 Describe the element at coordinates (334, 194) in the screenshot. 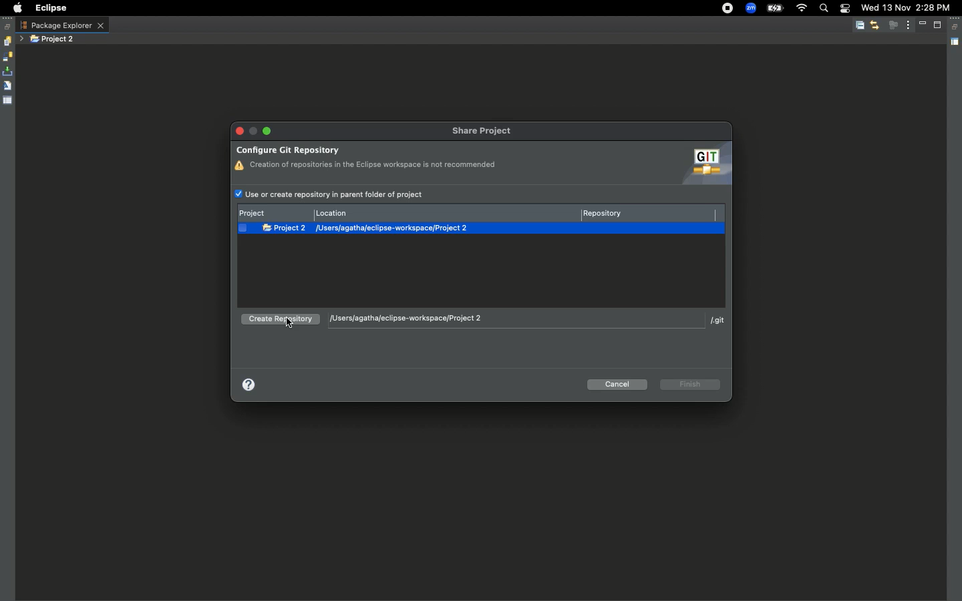

I see `(un)check Use or create repository in parent folder of project` at that location.